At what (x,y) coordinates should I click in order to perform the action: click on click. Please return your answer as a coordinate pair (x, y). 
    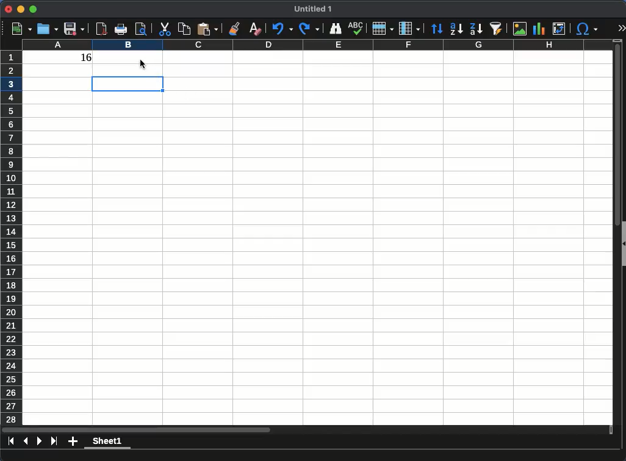
    Looking at the image, I should click on (140, 64).